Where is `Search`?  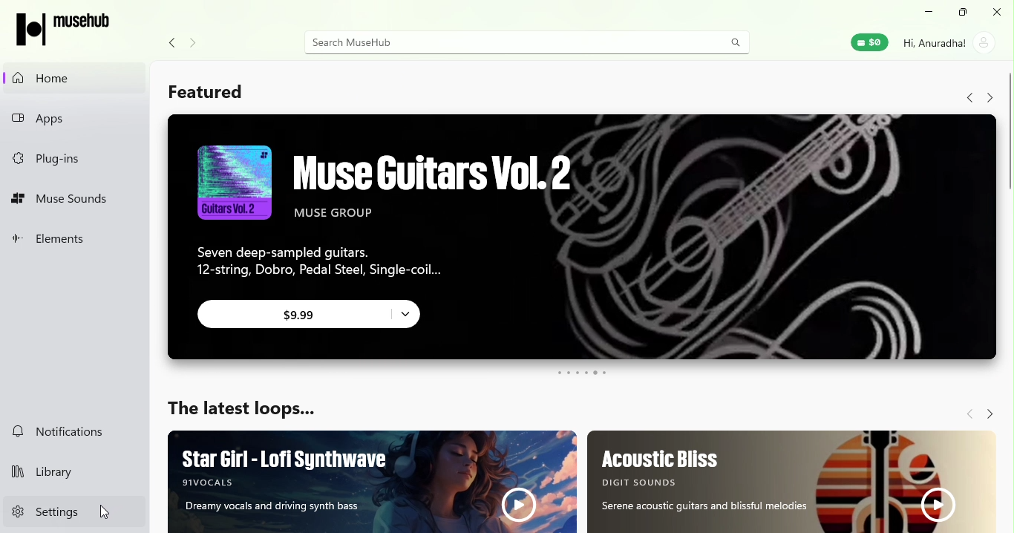 Search is located at coordinates (736, 42).